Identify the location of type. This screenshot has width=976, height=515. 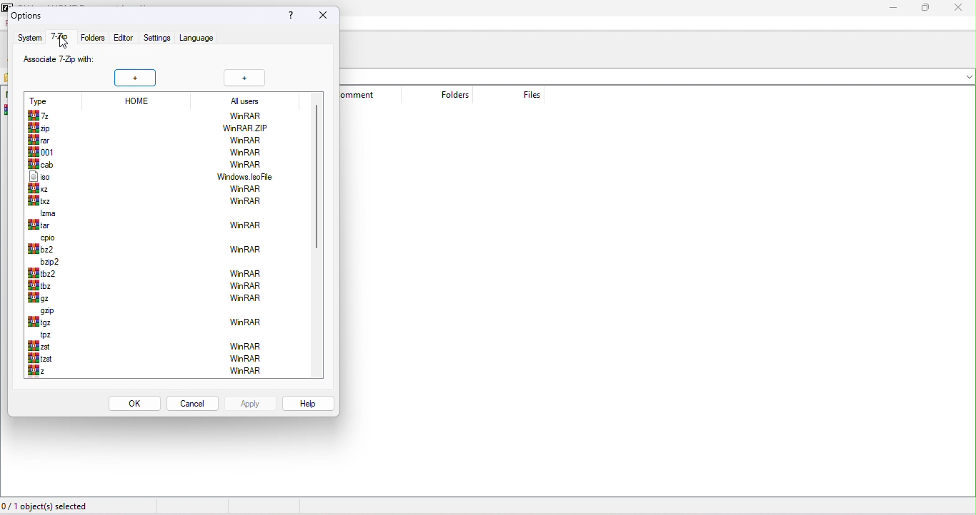
(44, 98).